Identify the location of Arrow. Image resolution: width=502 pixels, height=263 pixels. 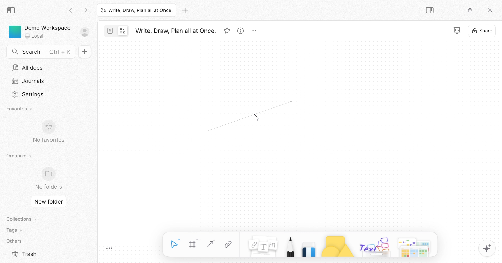
(250, 115).